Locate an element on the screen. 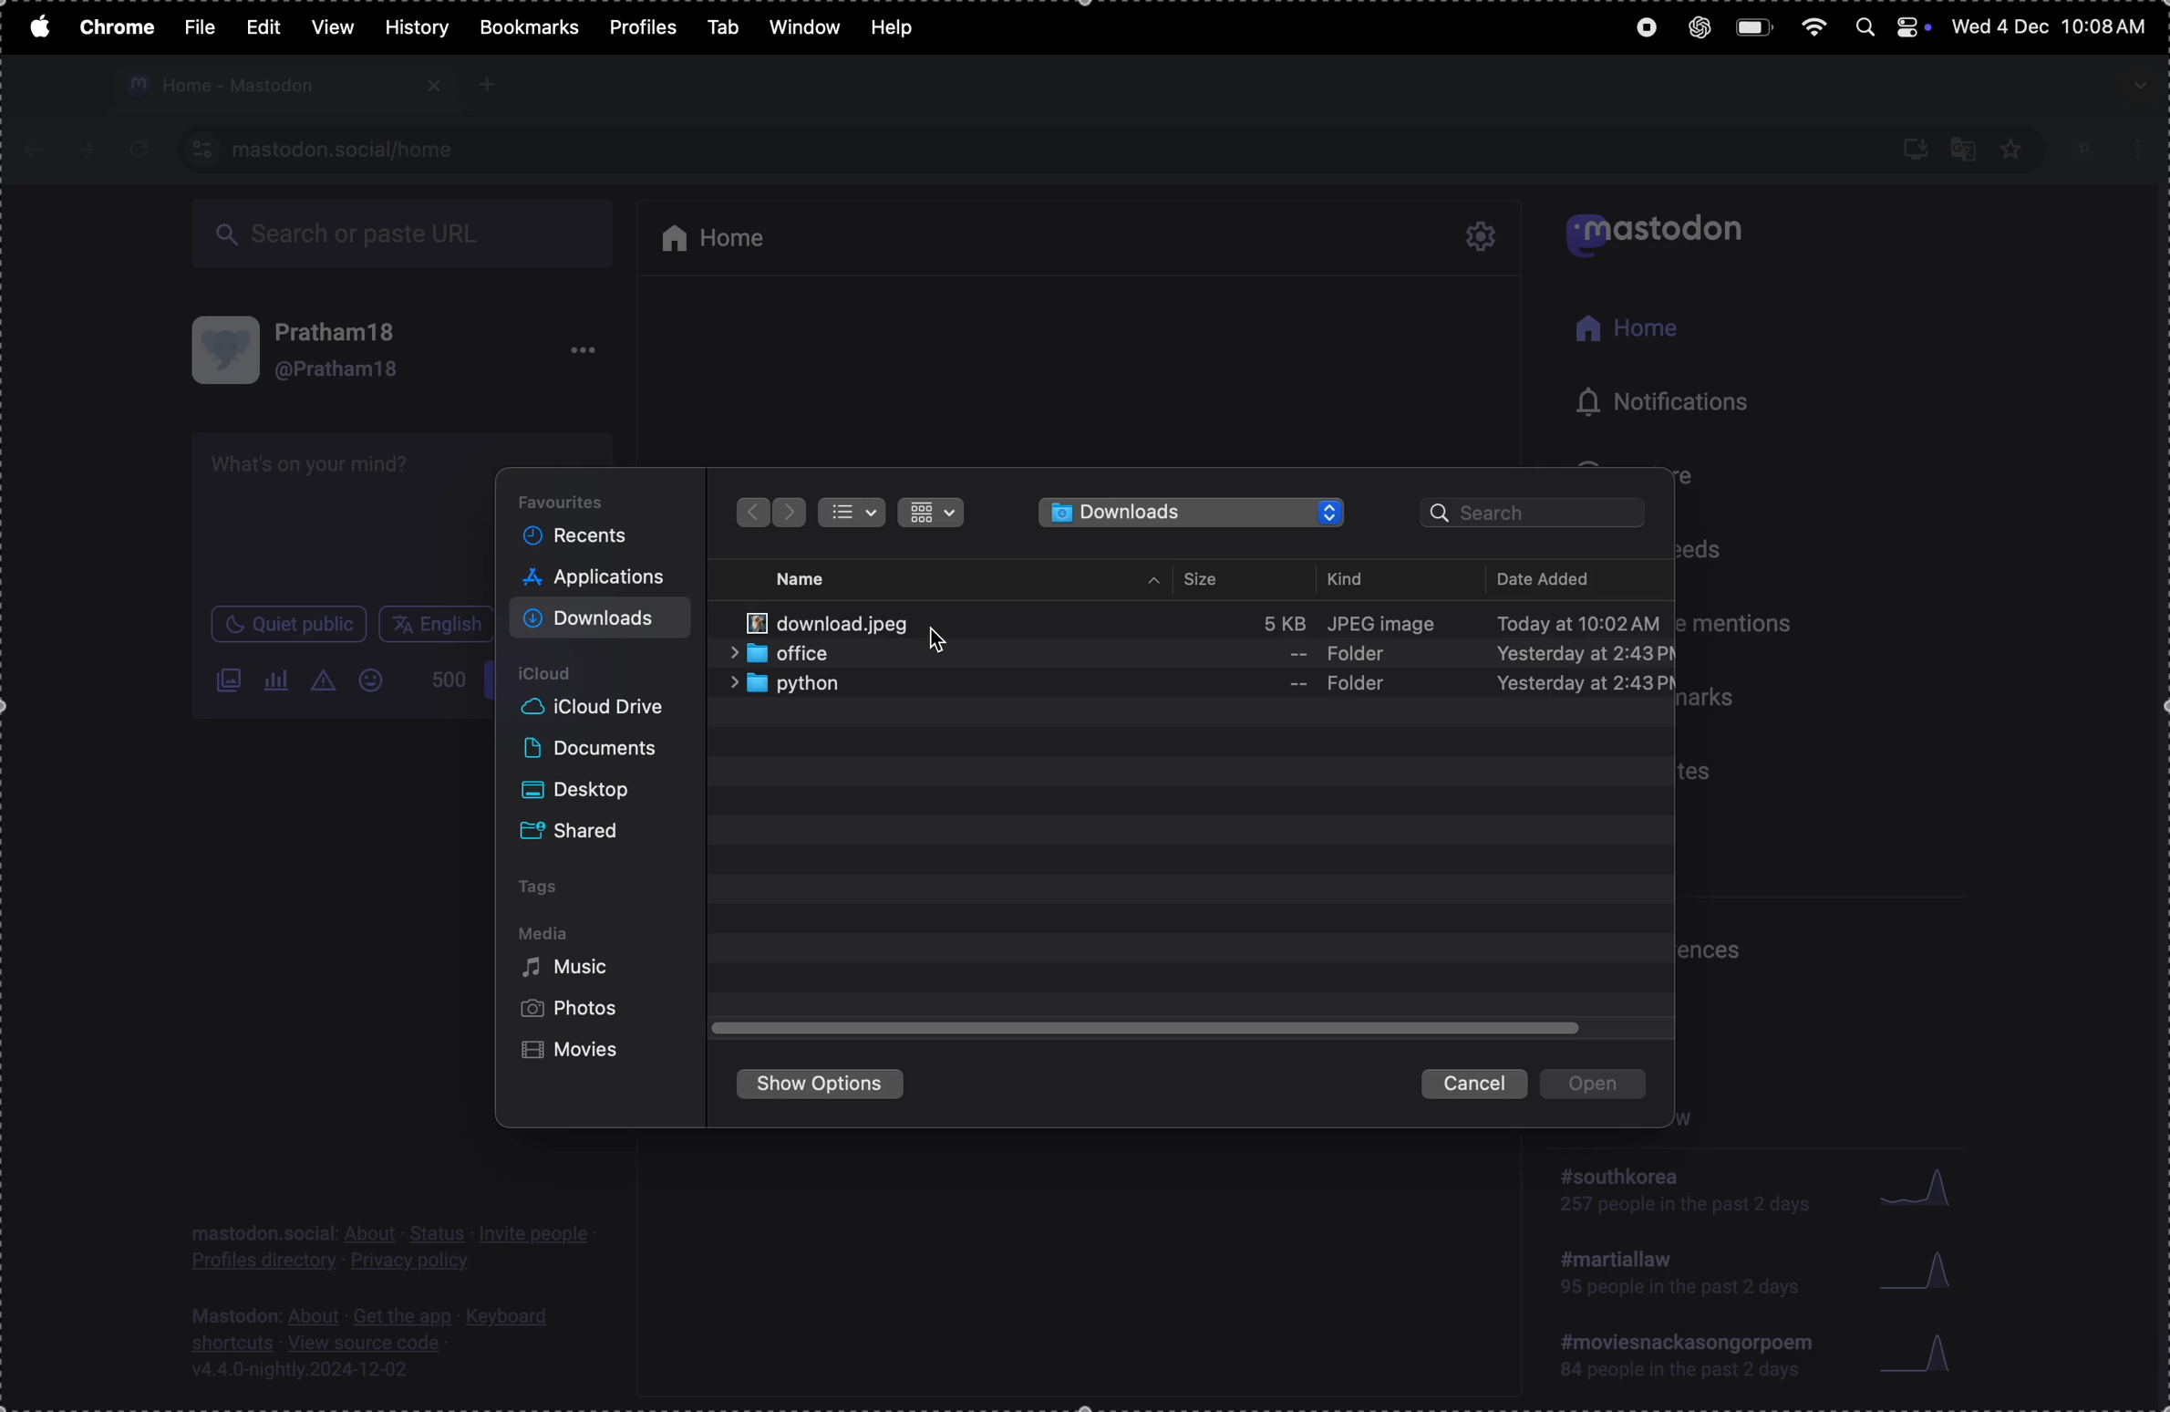 This screenshot has height=1412, width=2170. drop up is located at coordinates (1154, 582).